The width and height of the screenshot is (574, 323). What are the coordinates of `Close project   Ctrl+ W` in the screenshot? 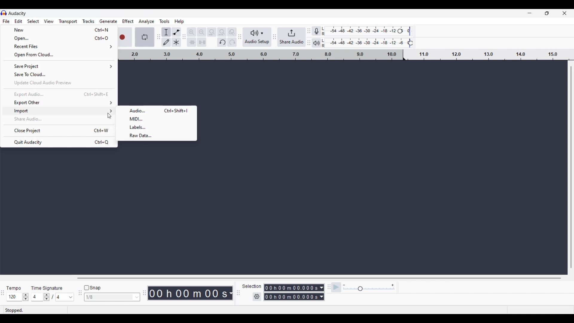 It's located at (58, 130).